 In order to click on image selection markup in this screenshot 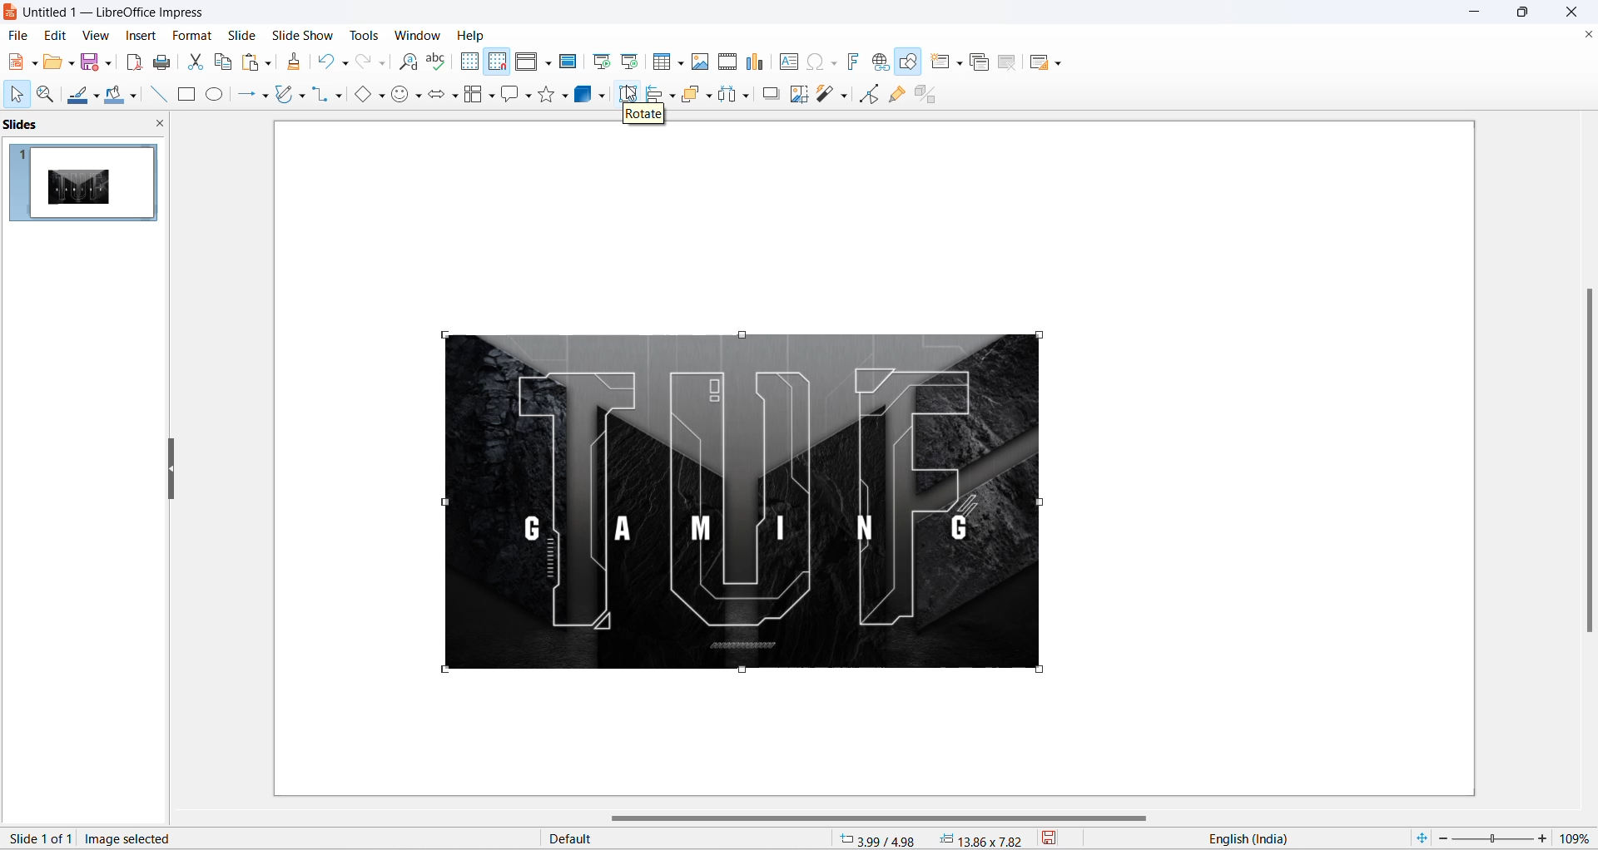, I will do `click(446, 334)`.